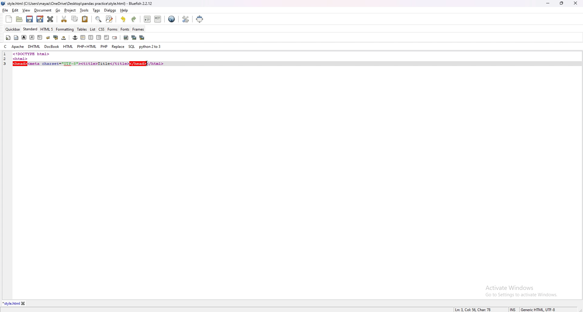 Image resolution: width=583 pixels, height=312 pixels. What do you see at coordinates (104, 46) in the screenshot?
I see `php` at bounding box center [104, 46].